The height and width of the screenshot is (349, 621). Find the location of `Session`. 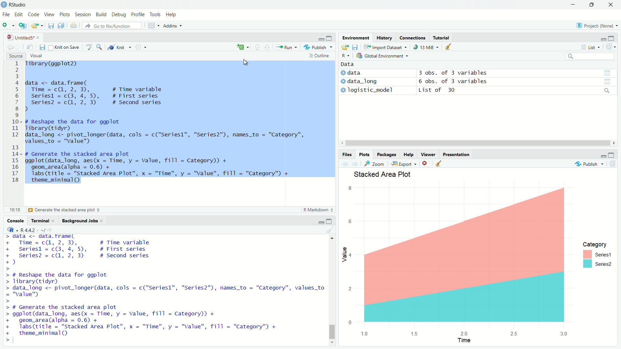

Session is located at coordinates (82, 15).